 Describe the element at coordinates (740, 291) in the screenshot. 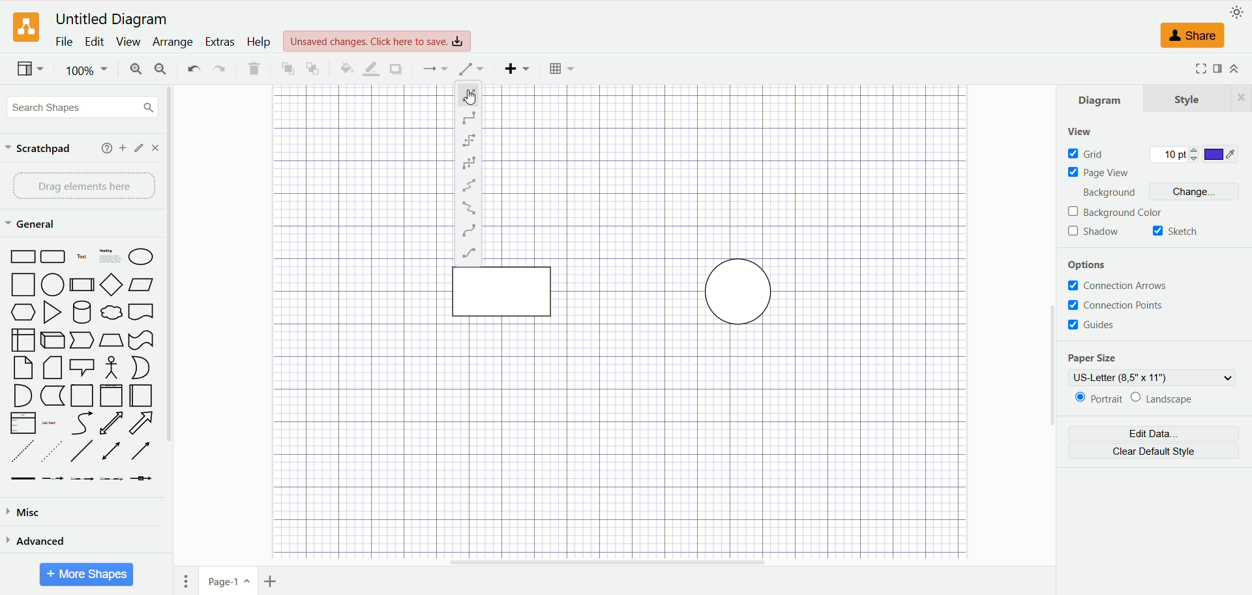

I see `circle` at that location.